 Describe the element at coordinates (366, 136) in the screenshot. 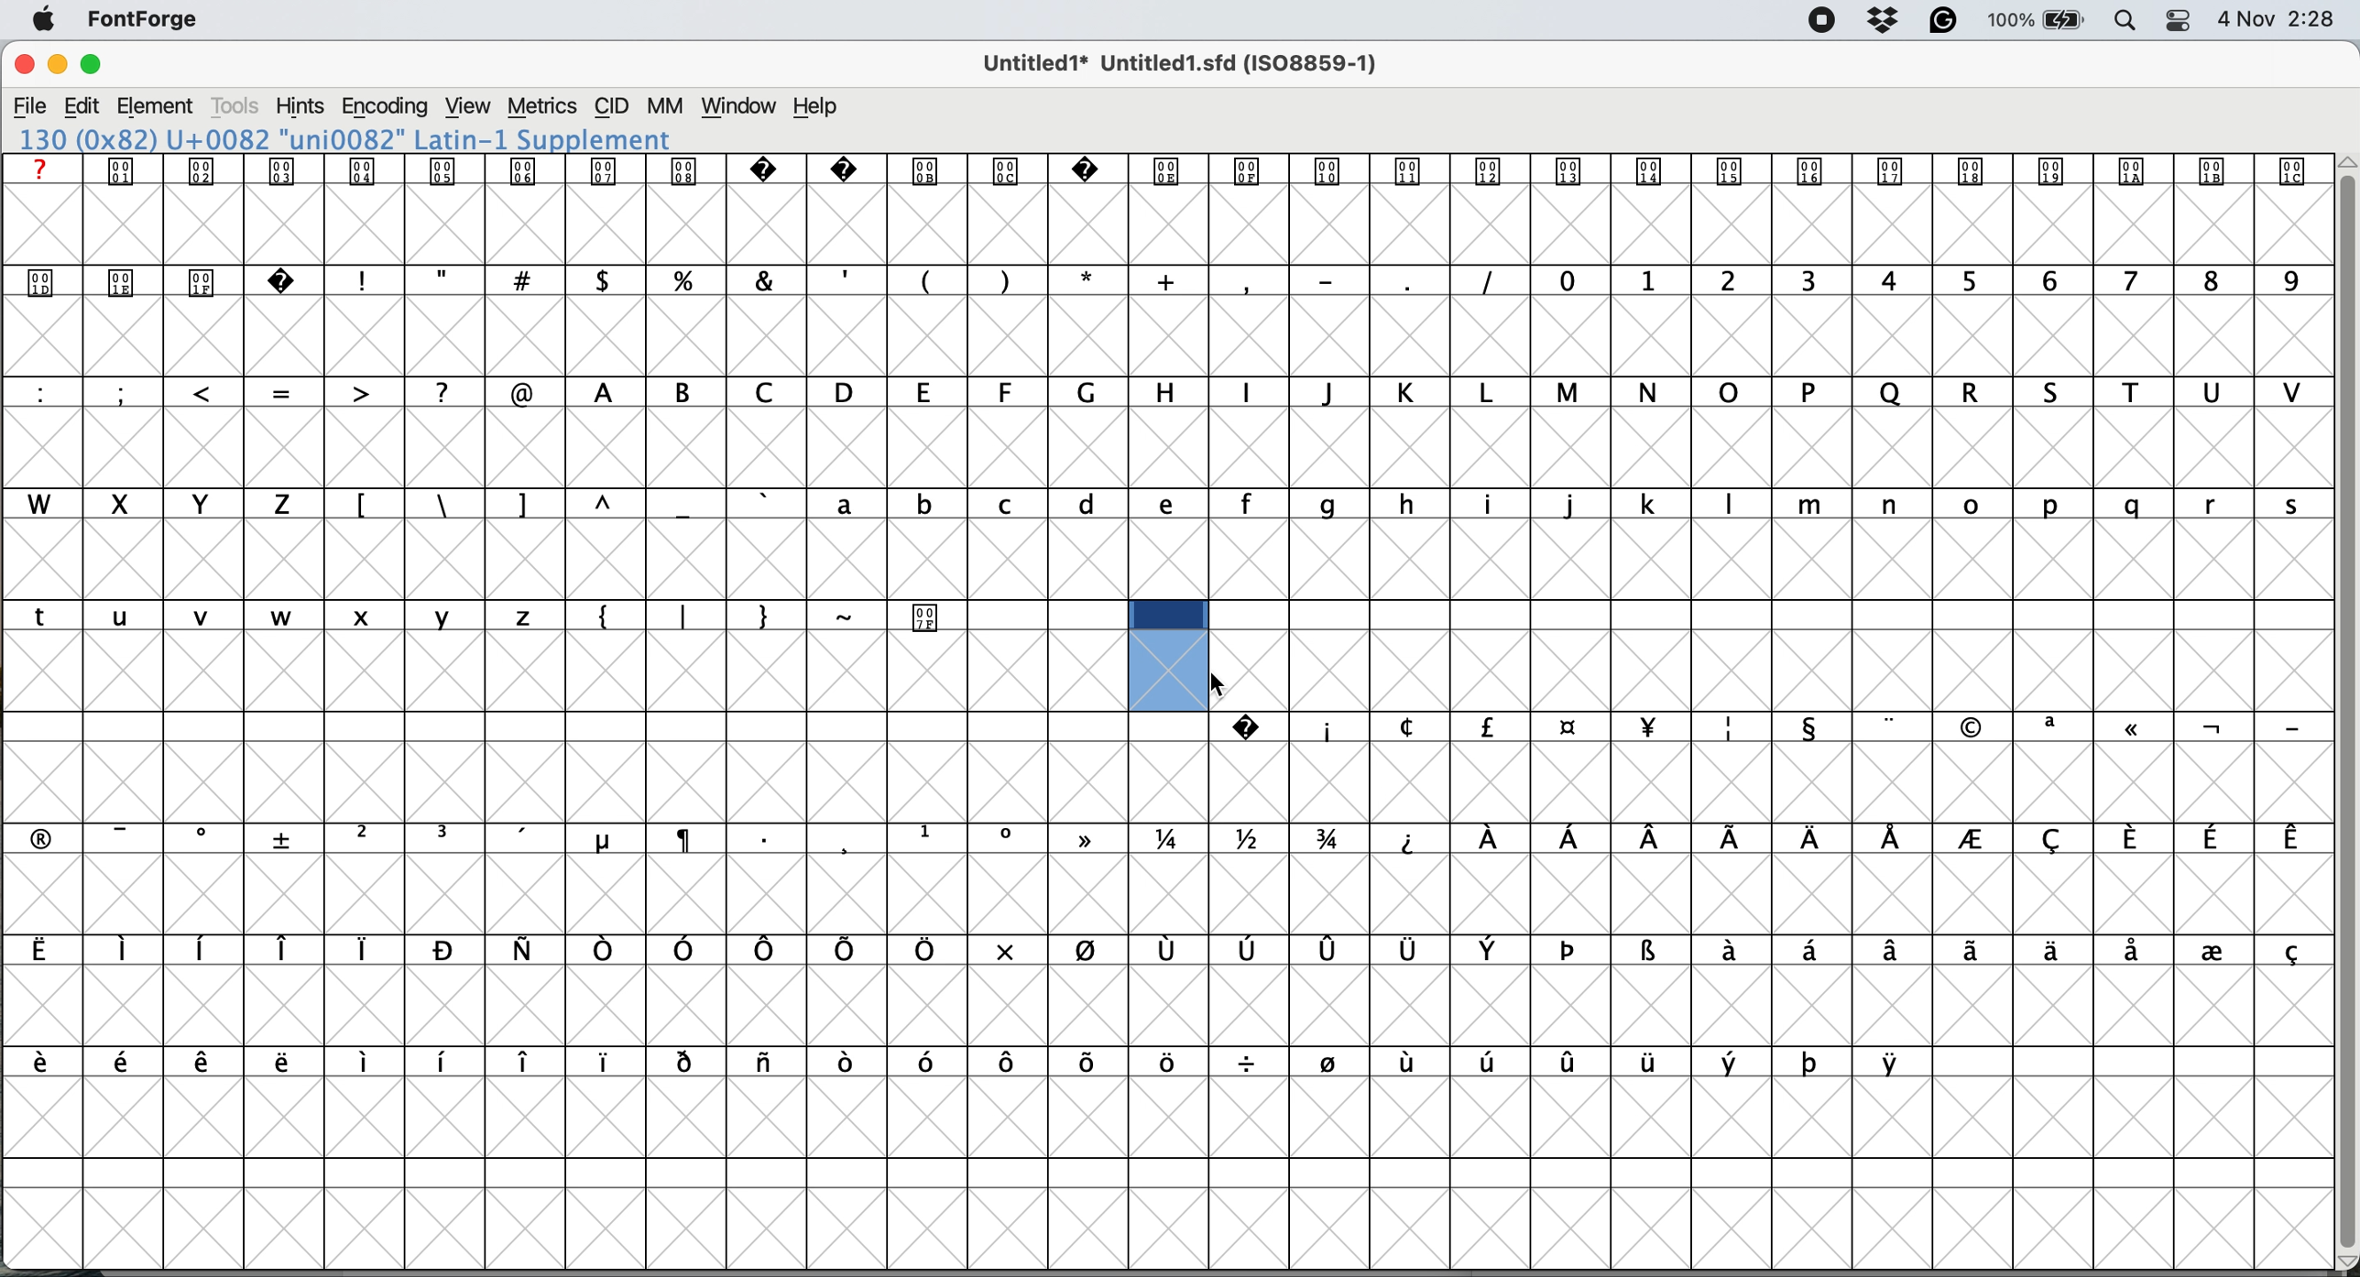

I see `font name` at that location.